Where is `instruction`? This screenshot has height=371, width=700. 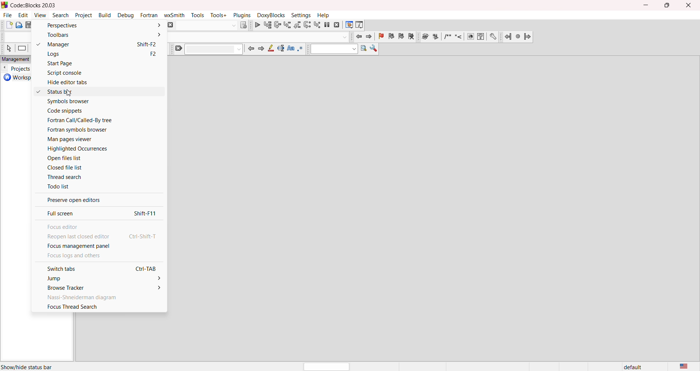
instruction is located at coordinates (22, 49).